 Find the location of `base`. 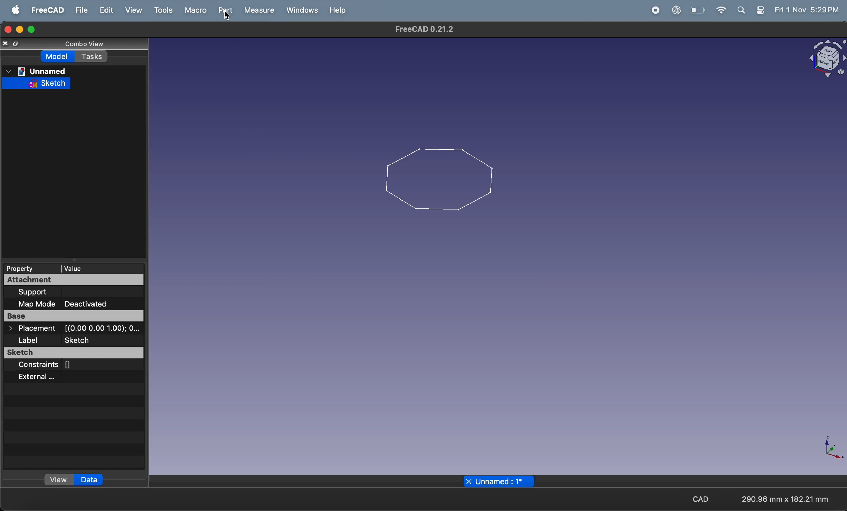

base is located at coordinates (76, 316).